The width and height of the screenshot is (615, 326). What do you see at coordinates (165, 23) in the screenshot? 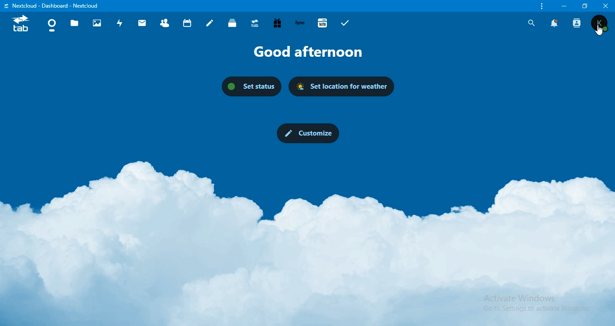
I see `contact` at bounding box center [165, 23].